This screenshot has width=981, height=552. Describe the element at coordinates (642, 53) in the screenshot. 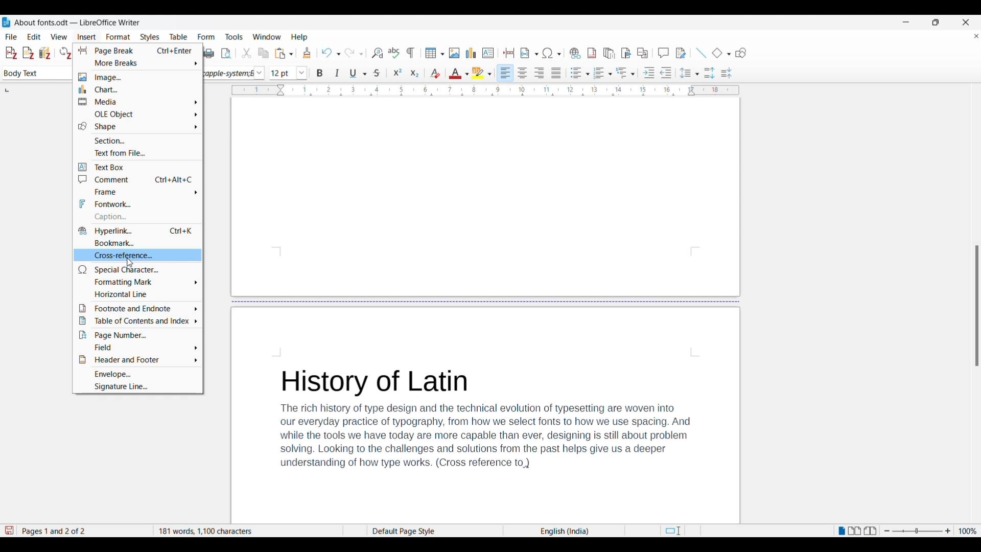

I see `Insert cross-reference` at that location.